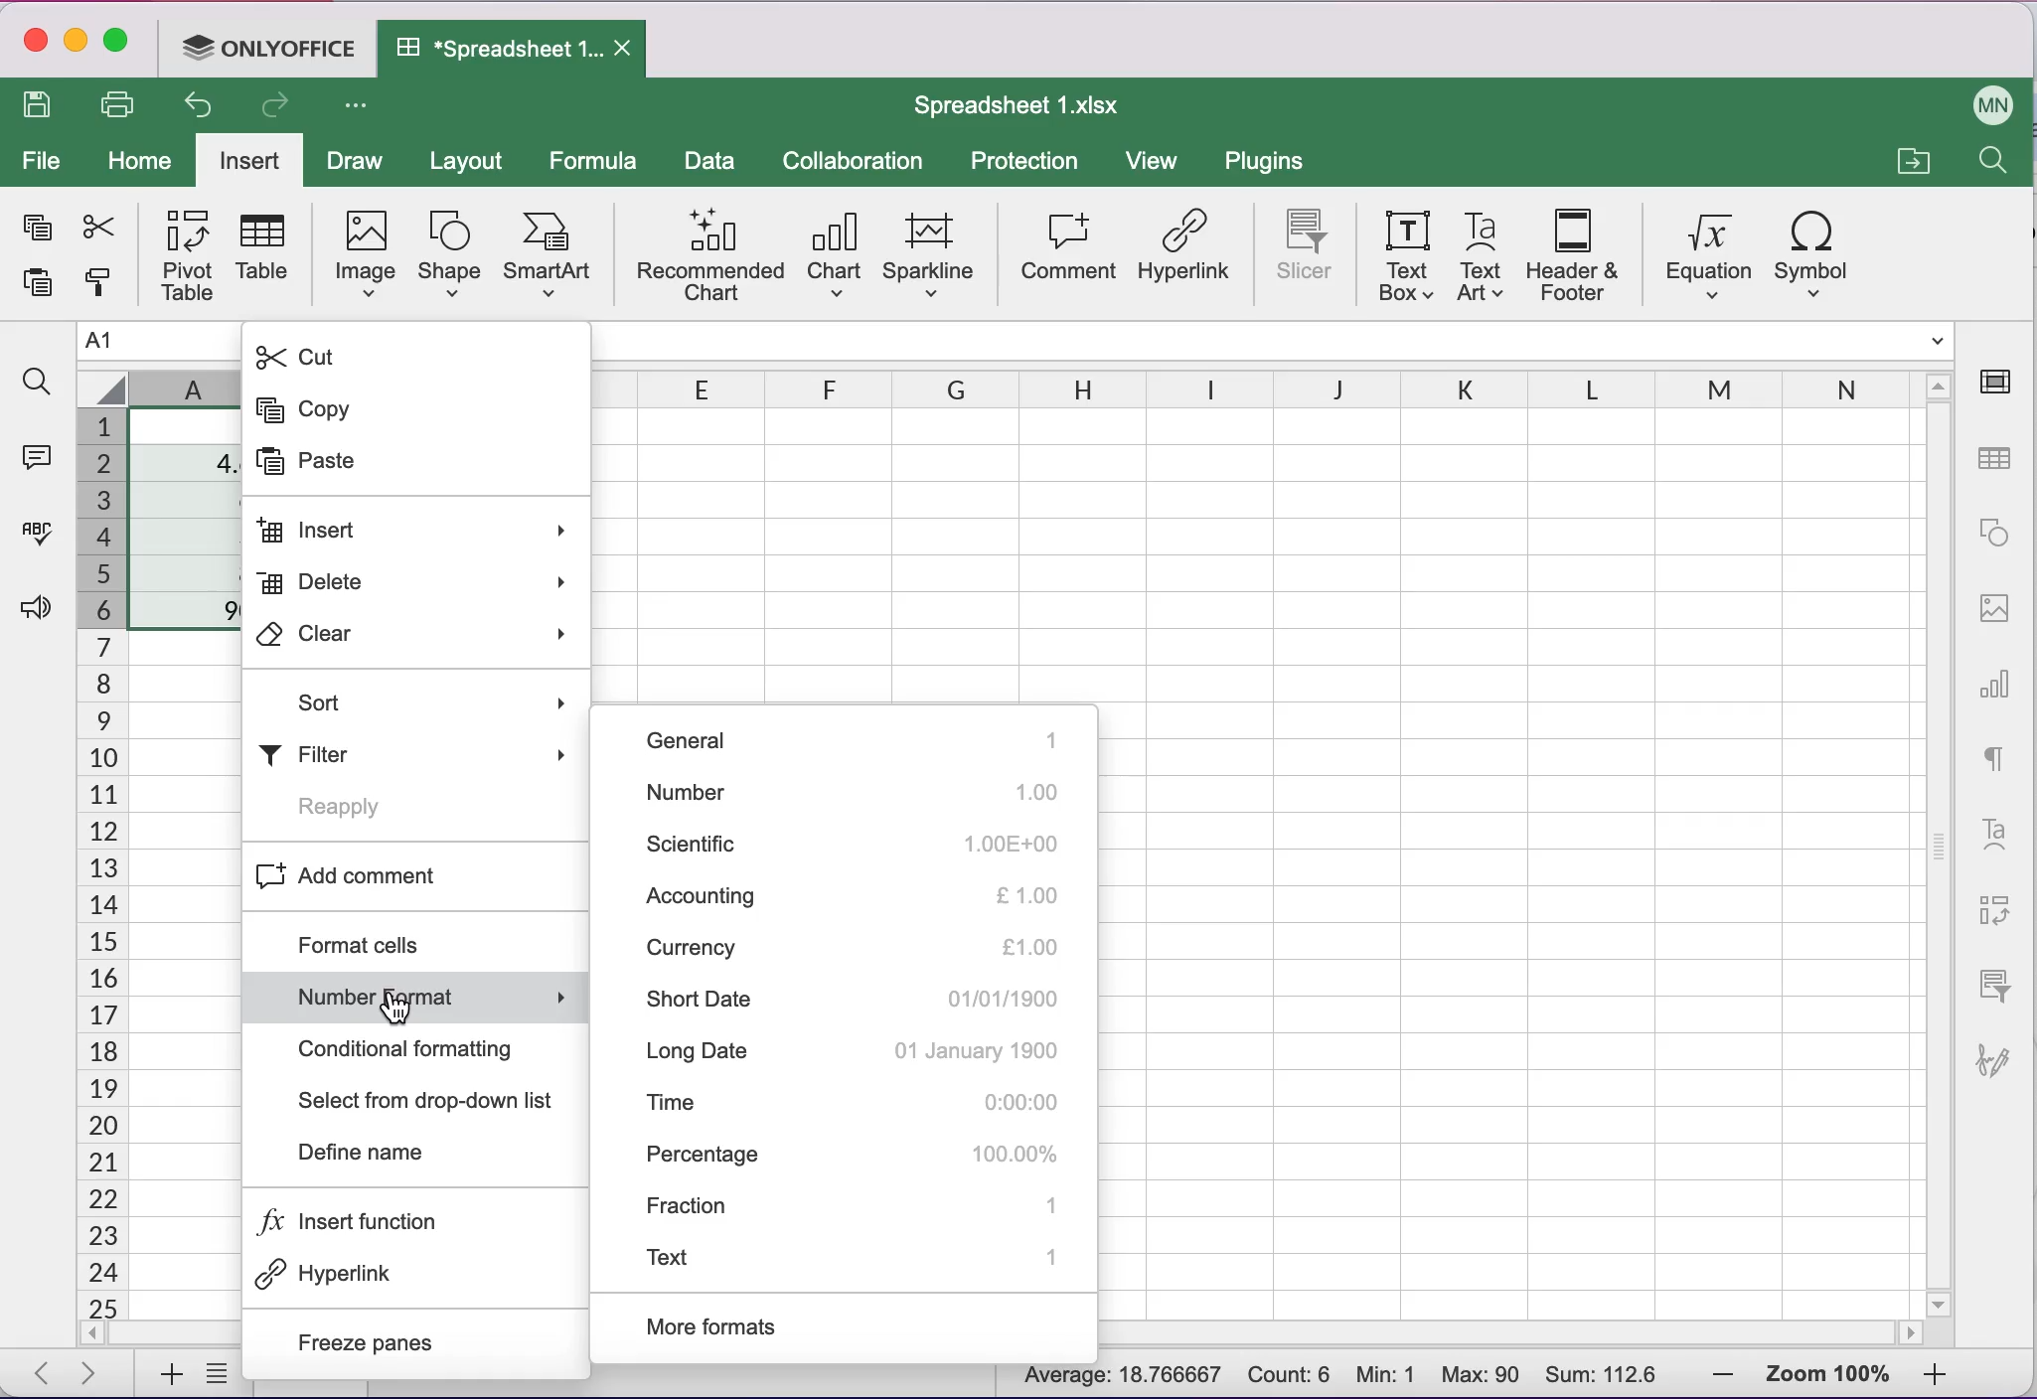  Describe the element at coordinates (1938, 1374) in the screenshot. I see `zoom in` at that location.